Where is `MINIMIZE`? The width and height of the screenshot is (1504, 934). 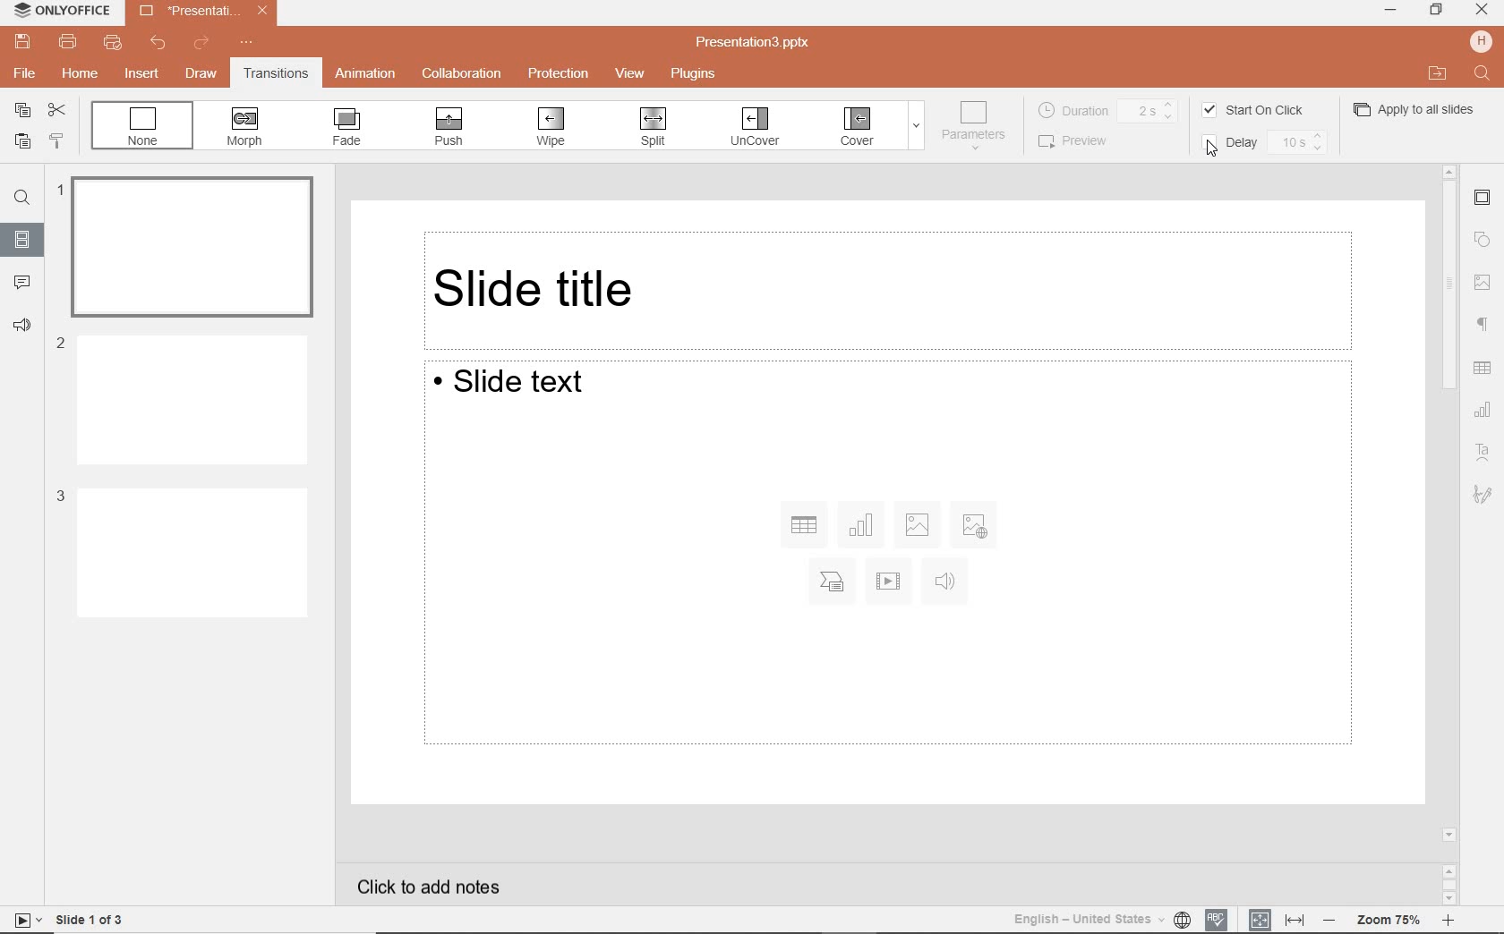
MINIMIZE is located at coordinates (1391, 9).